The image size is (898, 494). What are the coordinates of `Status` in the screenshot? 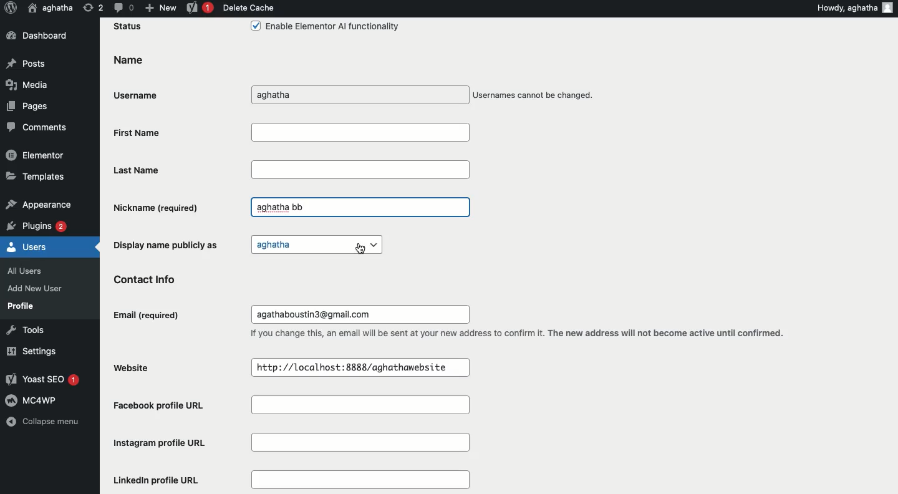 It's located at (128, 27).